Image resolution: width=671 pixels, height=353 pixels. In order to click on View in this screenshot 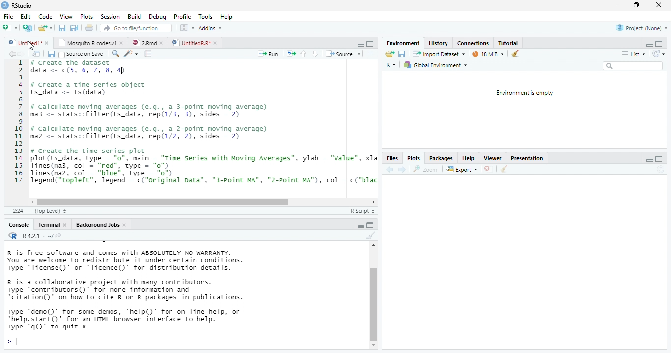, I will do `click(65, 16)`.